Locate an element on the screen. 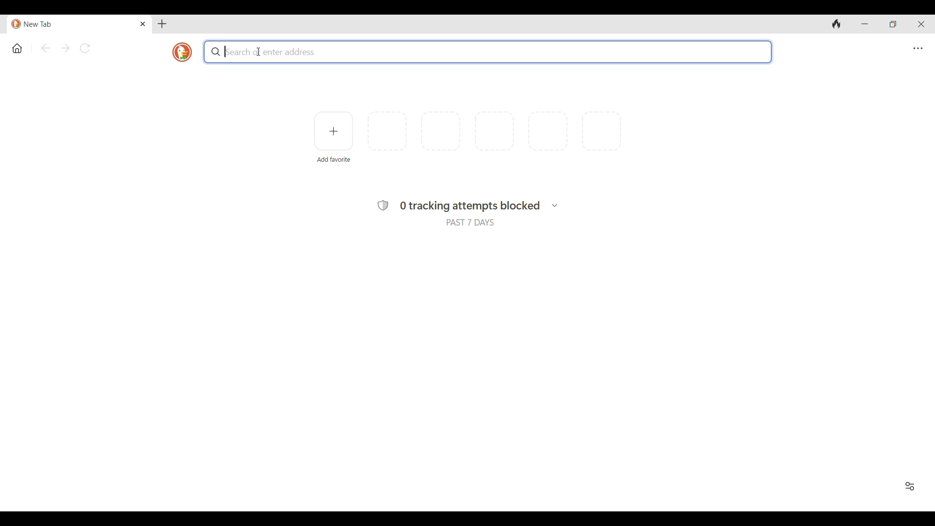 The width and height of the screenshot is (935, 526). Current/Open tab is located at coordinates (72, 24).